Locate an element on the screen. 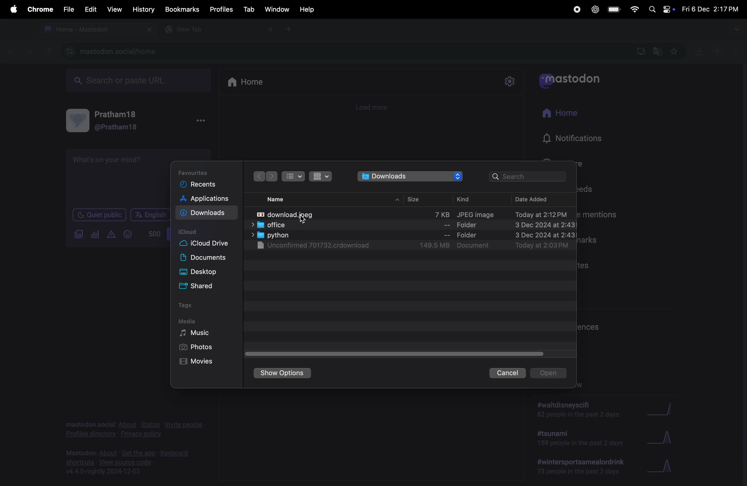  Favourites is located at coordinates (194, 172).